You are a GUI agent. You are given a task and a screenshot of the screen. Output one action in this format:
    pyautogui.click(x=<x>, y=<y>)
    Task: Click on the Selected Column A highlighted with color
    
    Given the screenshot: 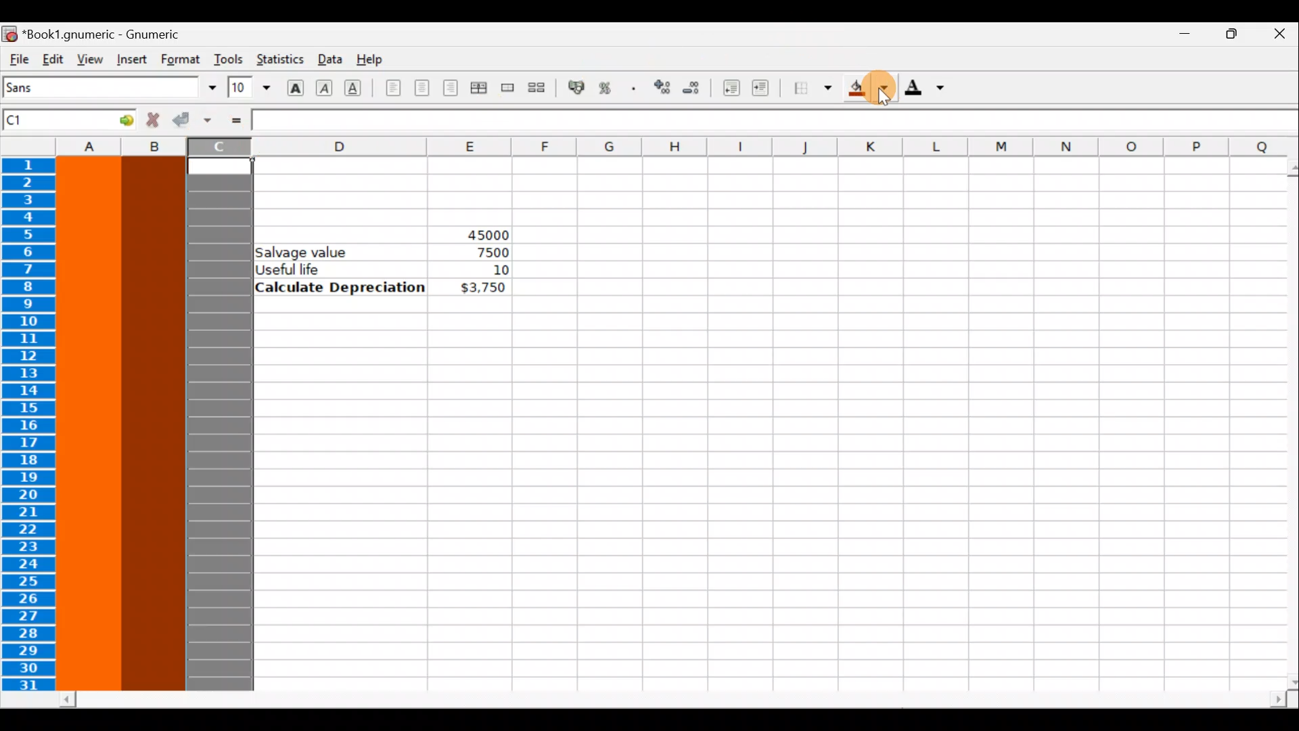 What is the action you would take?
    pyautogui.click(x=89, y=424)
    